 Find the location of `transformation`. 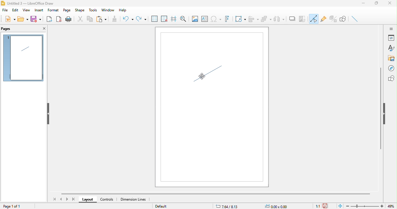

transformation is located at coordinates (240, 19).